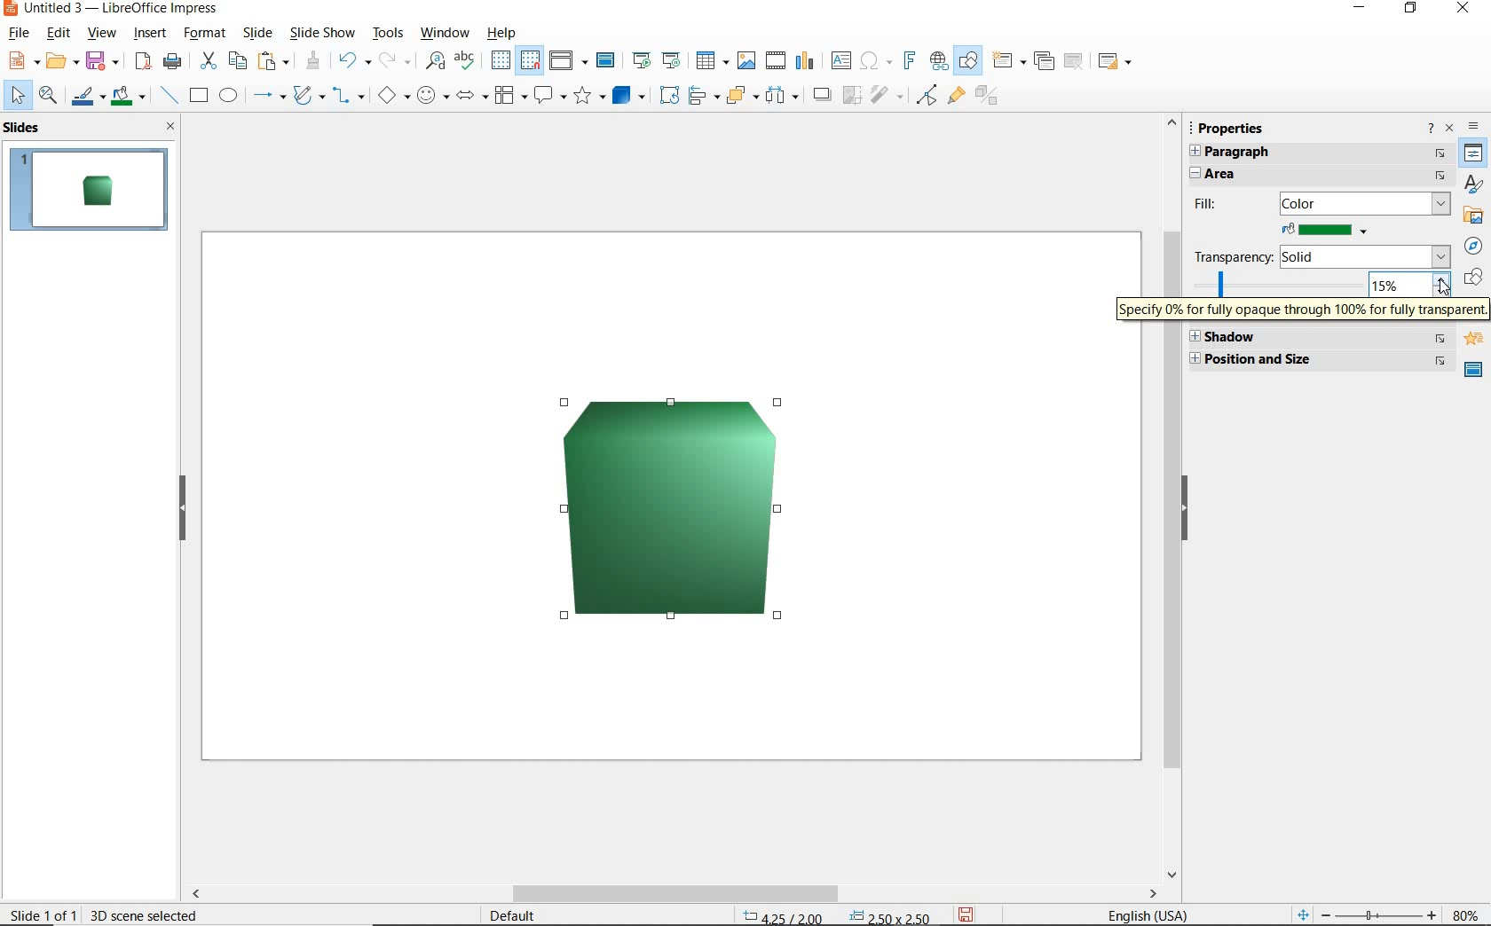 The width and height of the screenshot is (1491, 926). Describe the element at coordinates (1472, 217) in the screenshot. I see `GALLERY` at that location.